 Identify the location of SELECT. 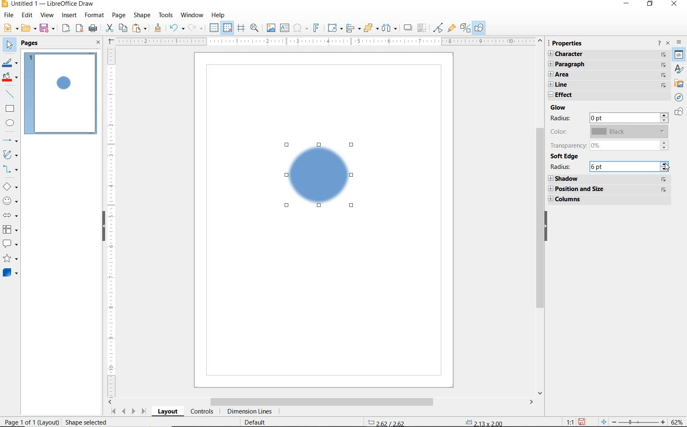
(11, 44).